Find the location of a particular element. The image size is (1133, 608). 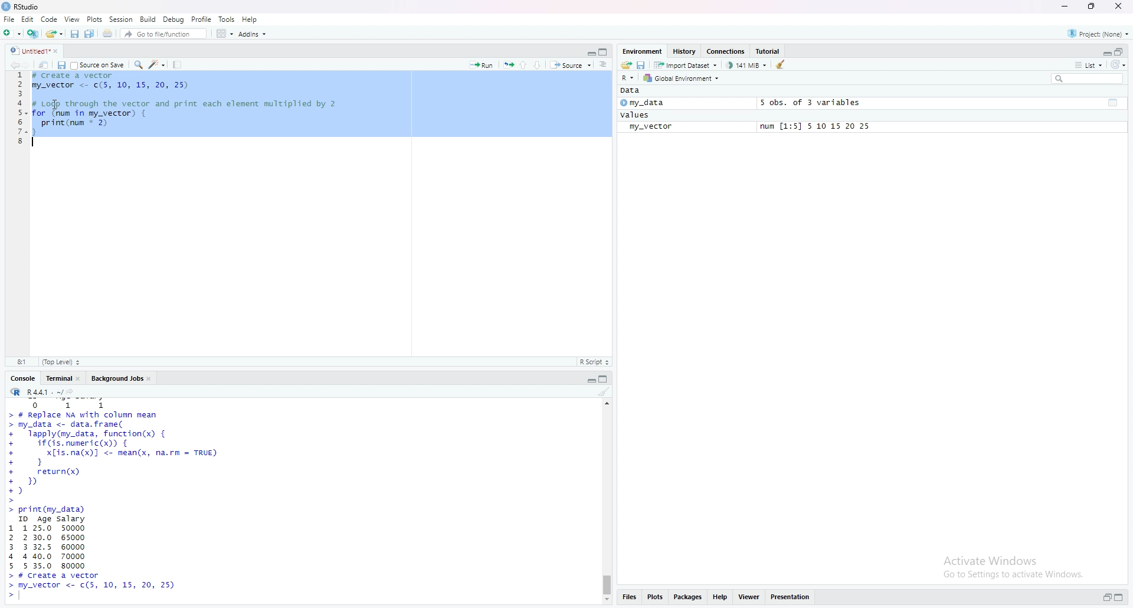

my_vector is located at coordinates (651, 128).